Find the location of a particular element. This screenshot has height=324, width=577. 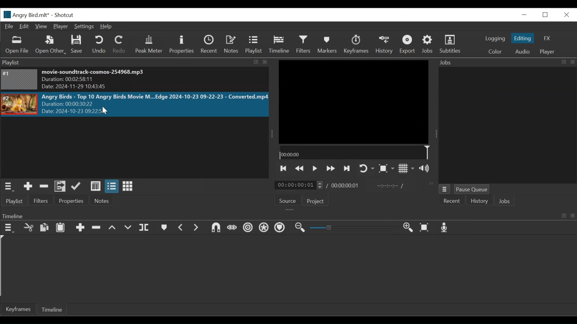

Cut is located at coordinates (28, 228).